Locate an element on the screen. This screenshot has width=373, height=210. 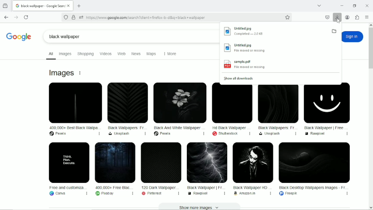
Black Wallpaper| Fr... is located at coordinates (206, 169).